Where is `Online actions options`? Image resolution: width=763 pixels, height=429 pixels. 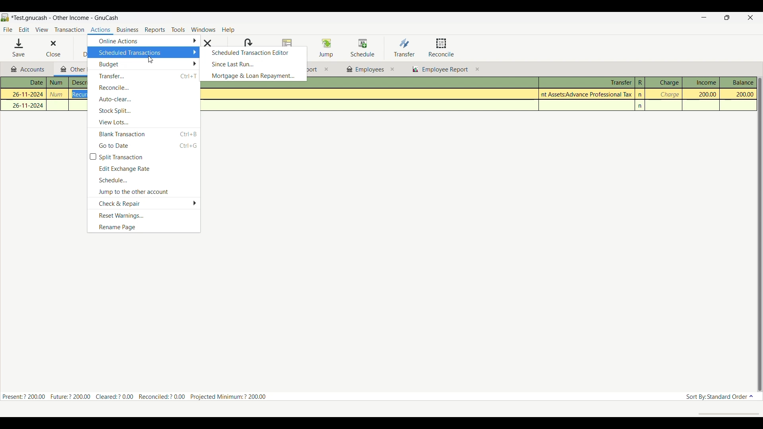 Online actions options is located at coordinates (143, 41).